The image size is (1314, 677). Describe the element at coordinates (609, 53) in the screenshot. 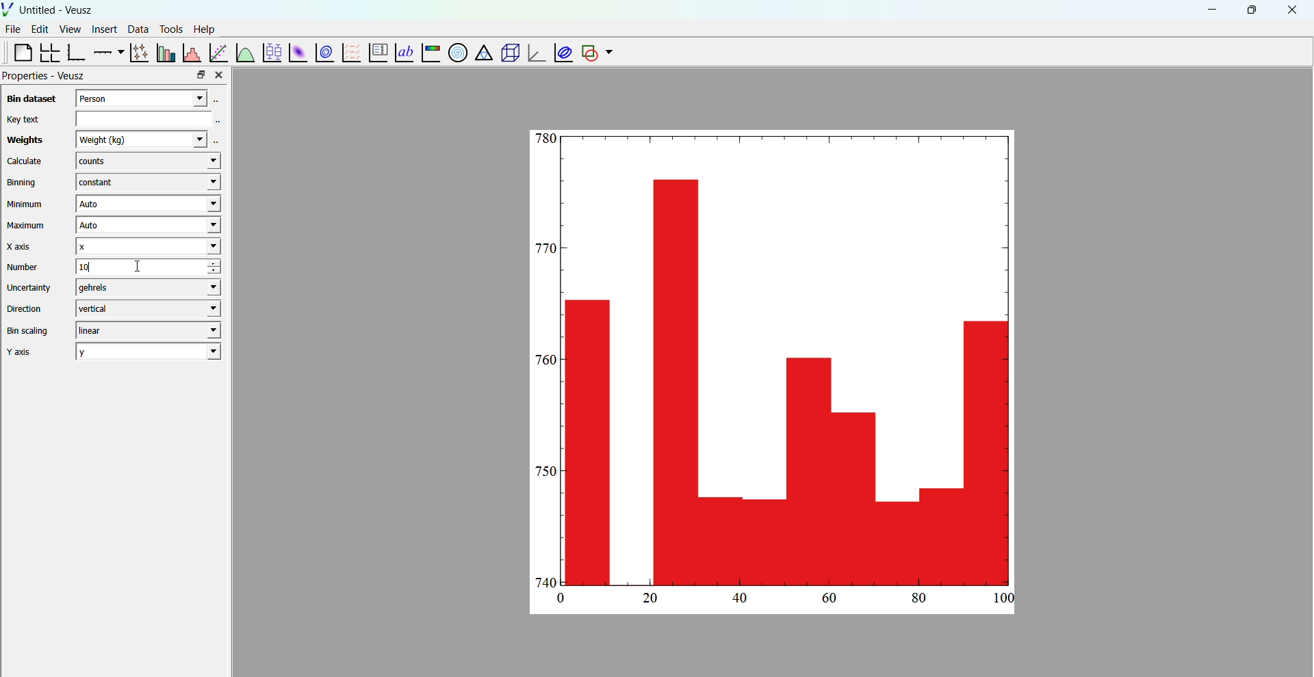

I see `dropdown` at that location.